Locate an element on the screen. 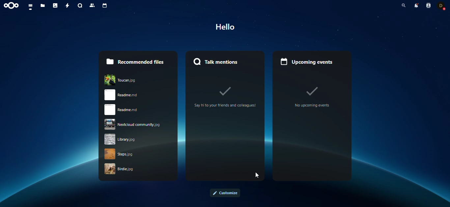 This screenshot has height=207, width=450. nextcloud is located at coordinates (13, 6).